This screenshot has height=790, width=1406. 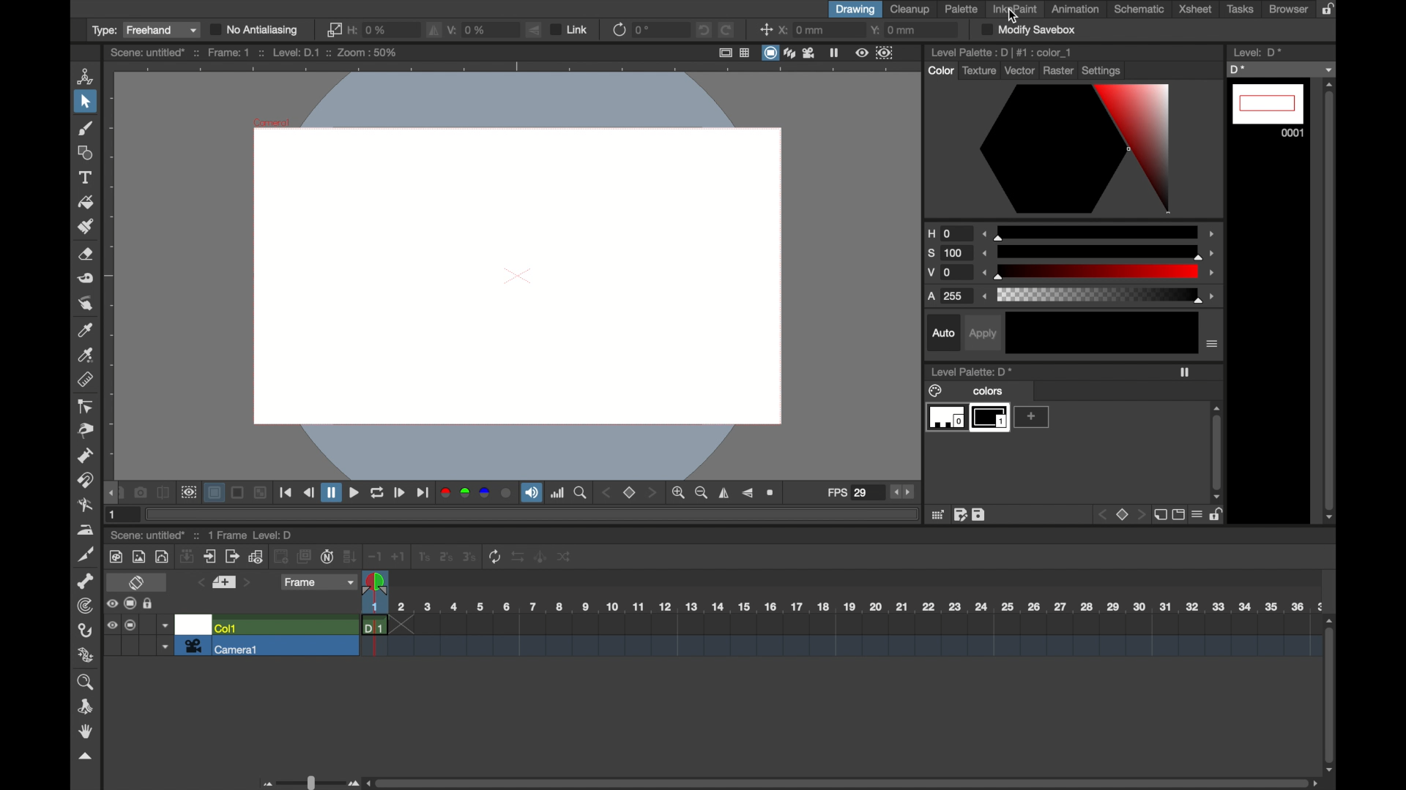 I want to click on screen, so click(x=1178, y=516).